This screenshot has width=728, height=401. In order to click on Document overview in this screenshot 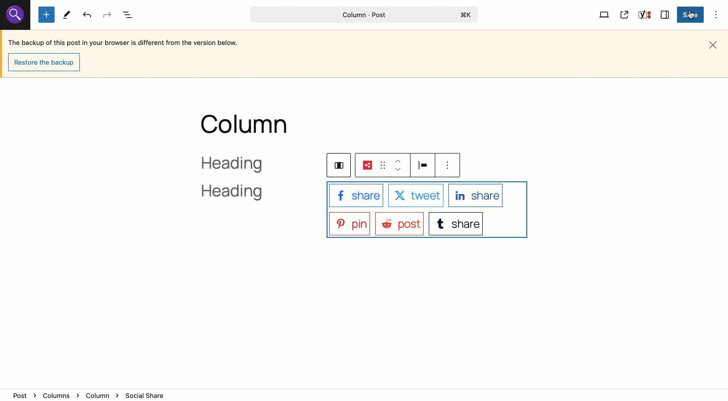, I will do `click(129, 16)`.